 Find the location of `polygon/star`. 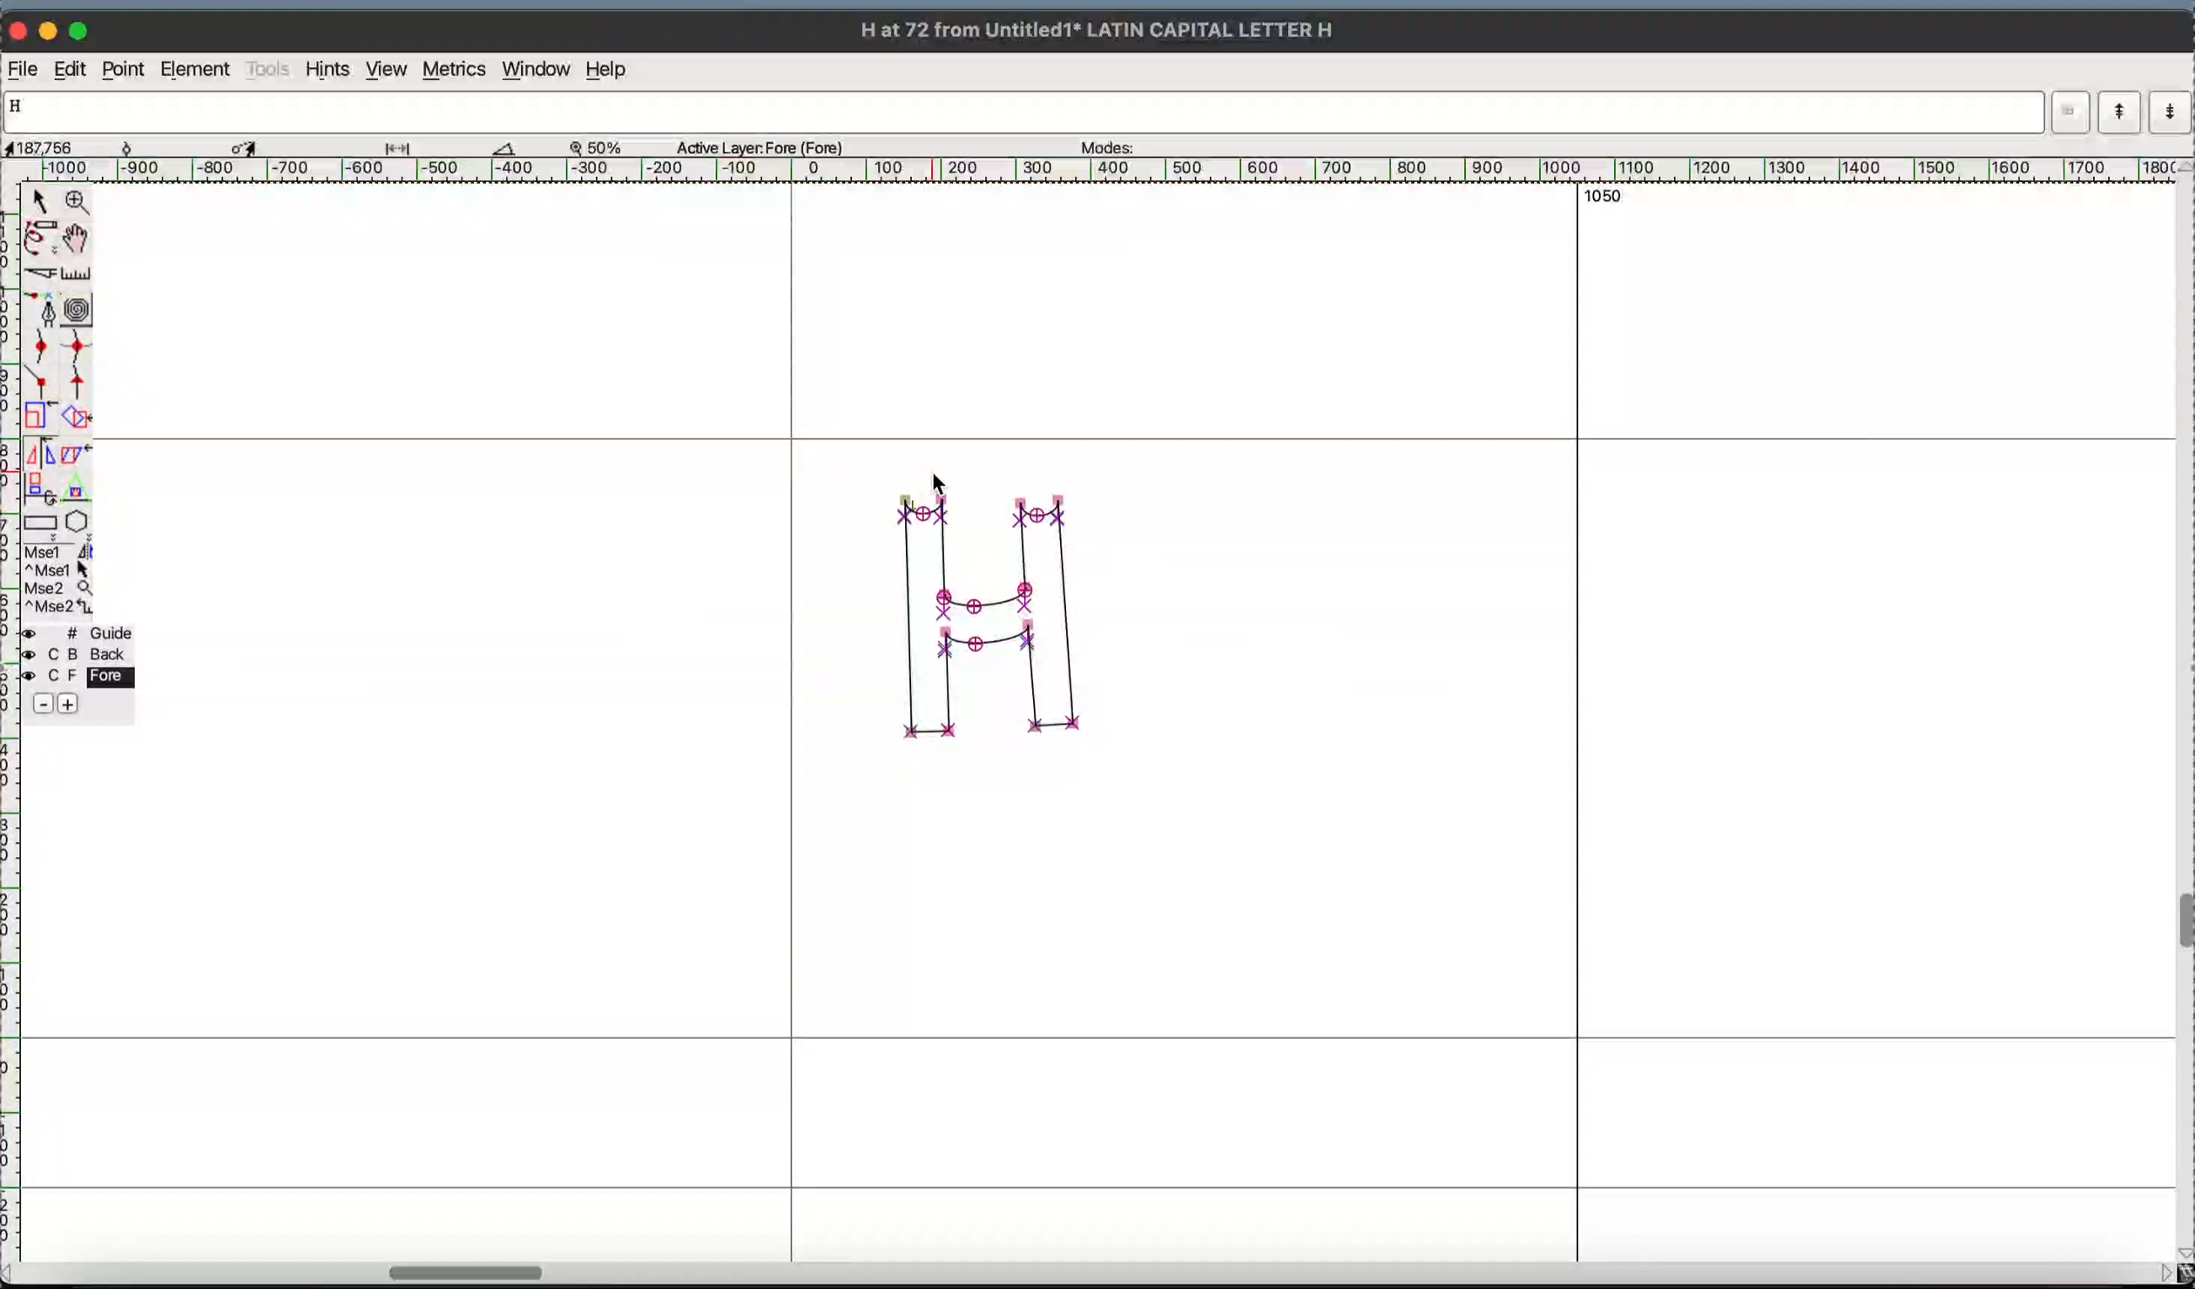

polygon/star is located at coordinates (78, 522).